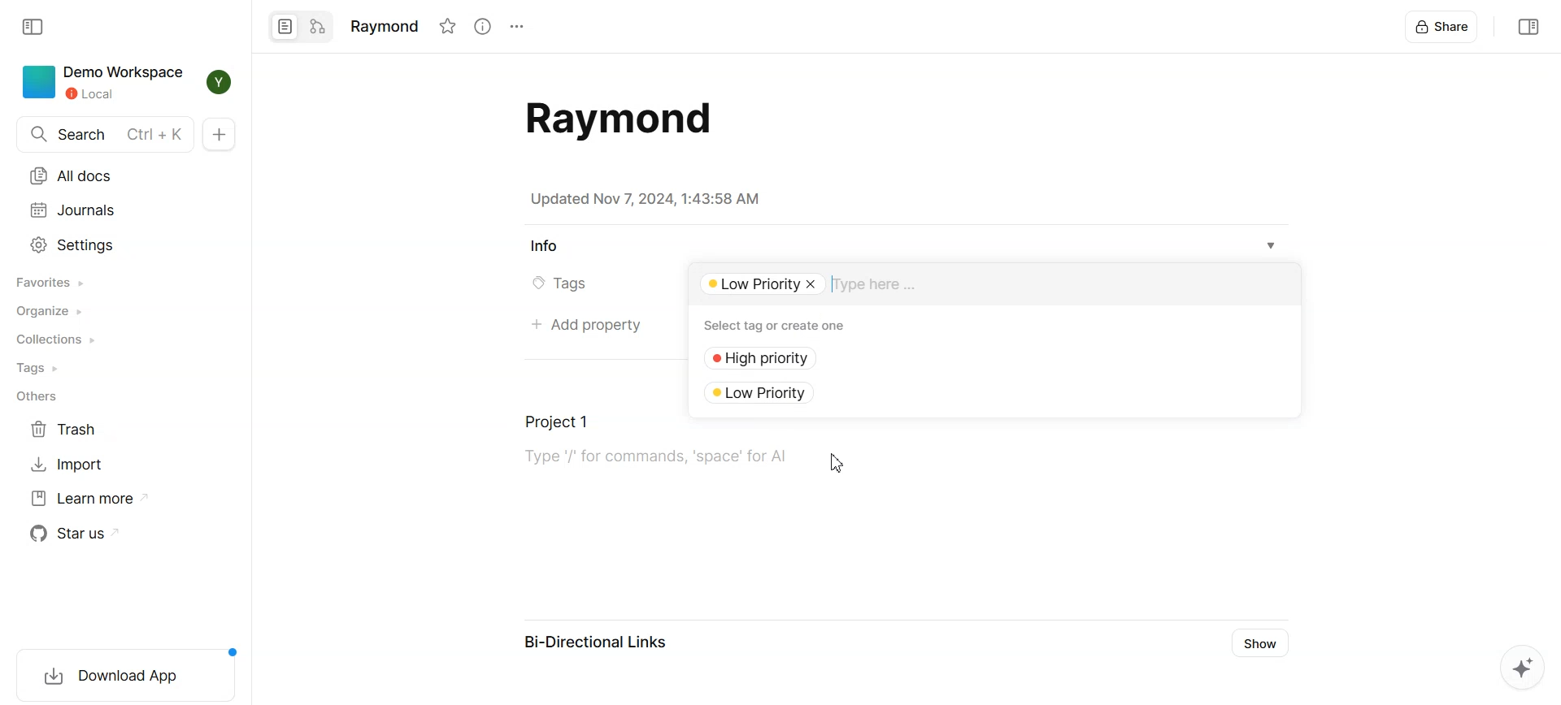 The width and height of the screenshot is (1561, 705). I want to click on Search doc, so click(104, 134).